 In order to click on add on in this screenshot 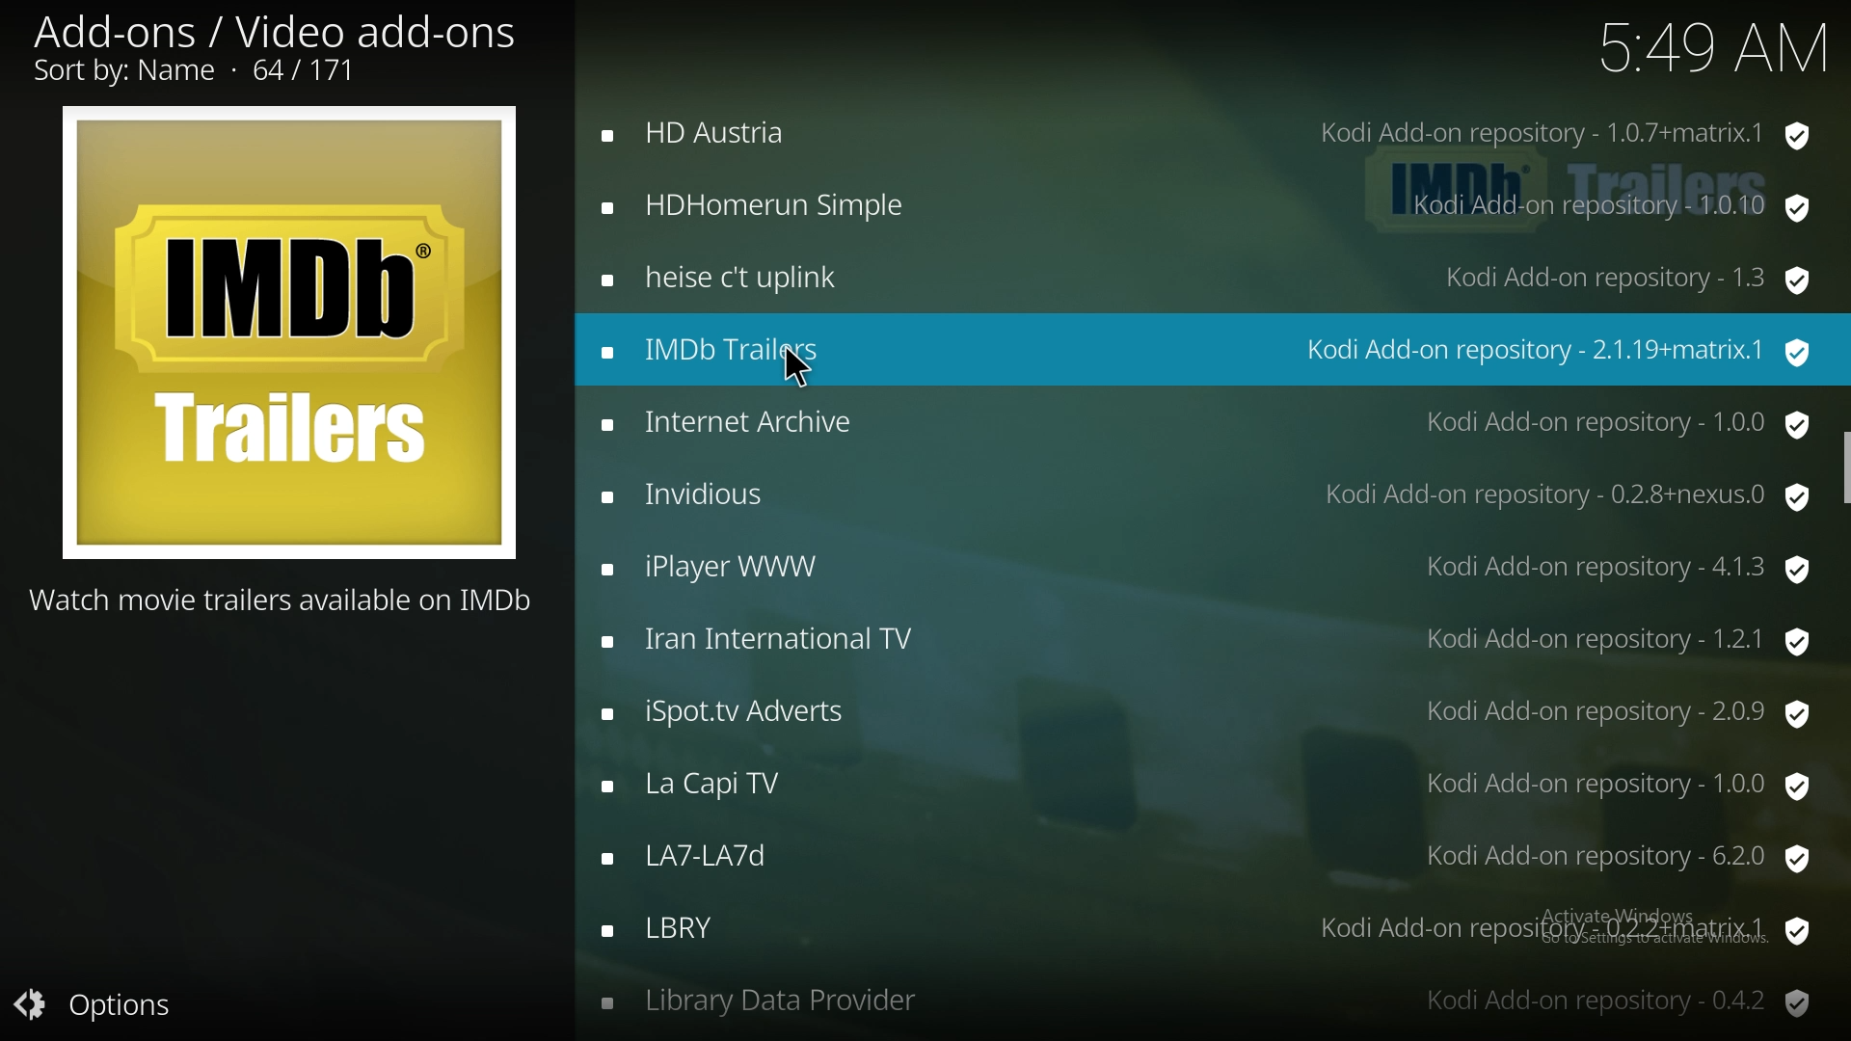, I will do `click(1206, 1005)`.